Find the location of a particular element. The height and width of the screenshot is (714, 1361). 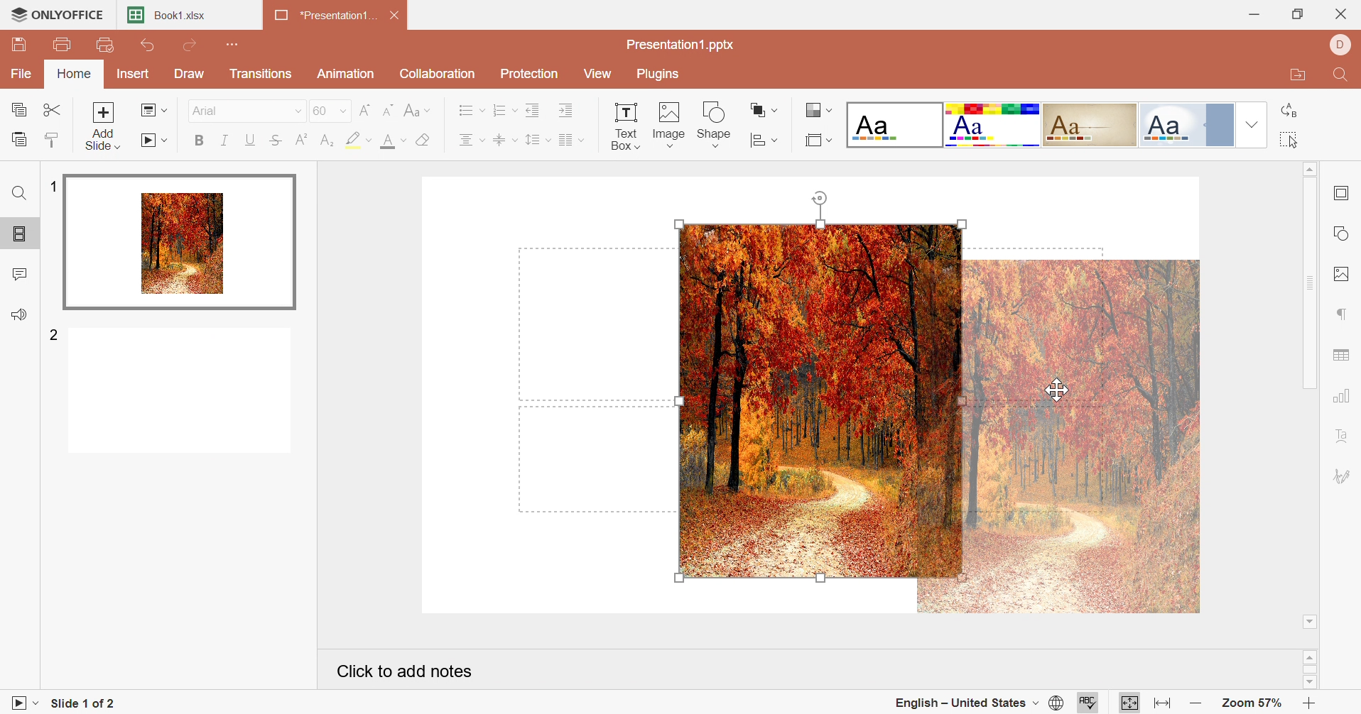

DELL is located at coordinates (1340, 45).